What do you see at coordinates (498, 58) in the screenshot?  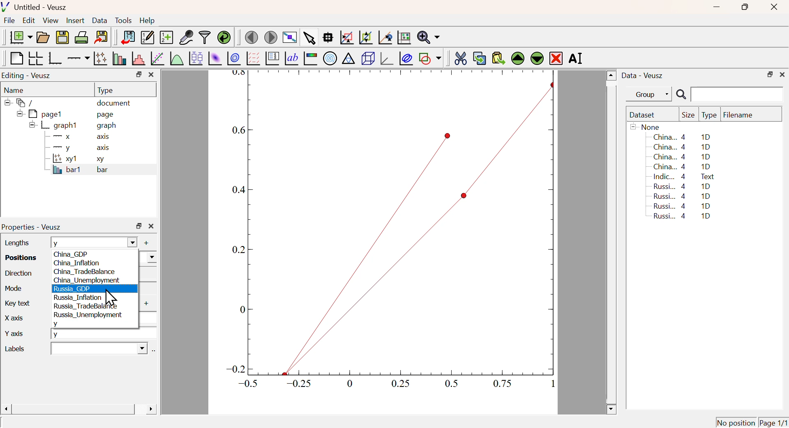 I see `Paste from Clipboard` at bounding box center [498, 58].